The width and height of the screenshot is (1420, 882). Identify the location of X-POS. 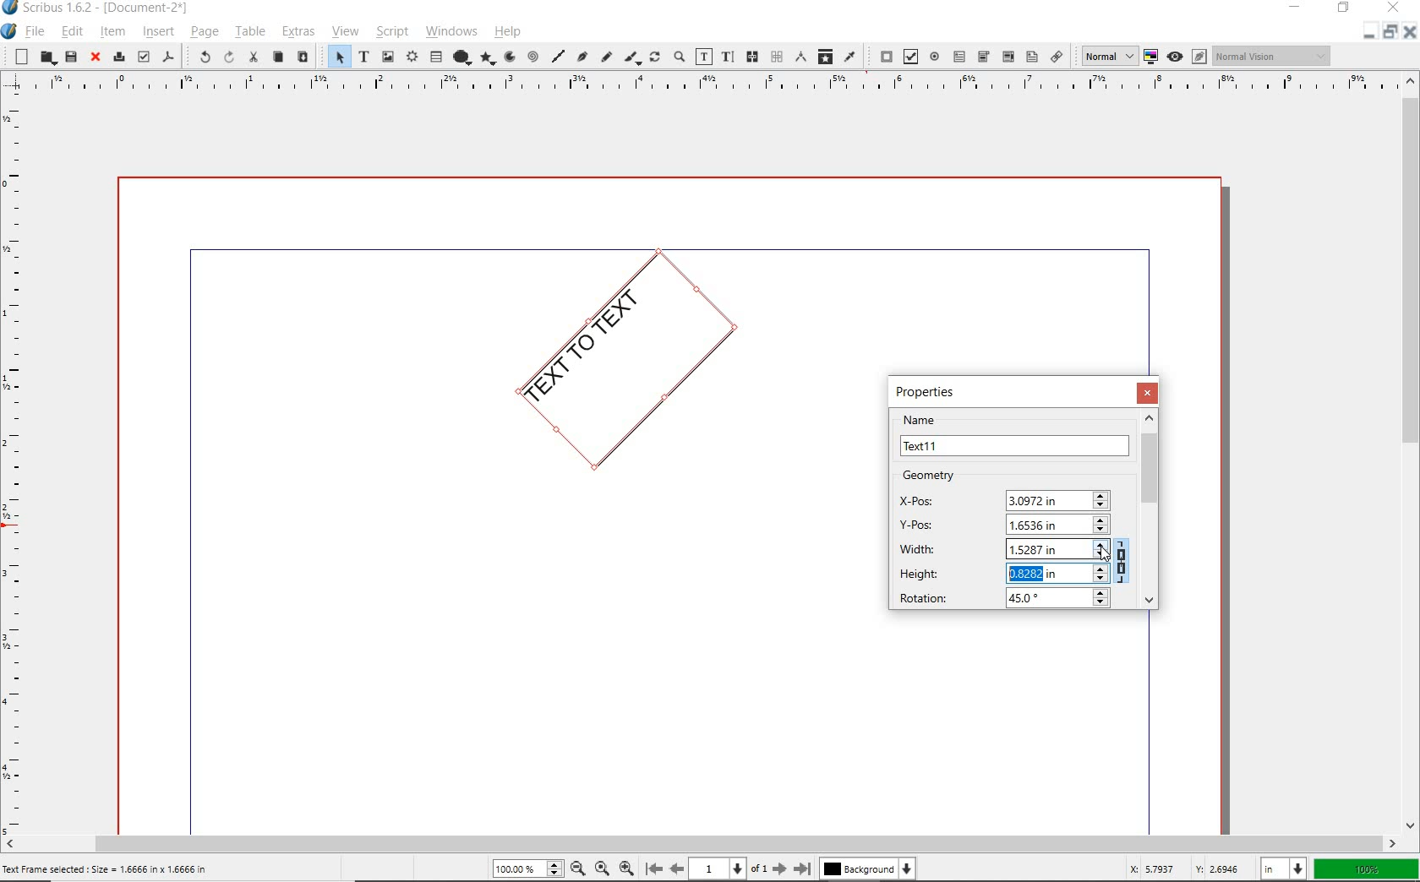
(1004, 498).